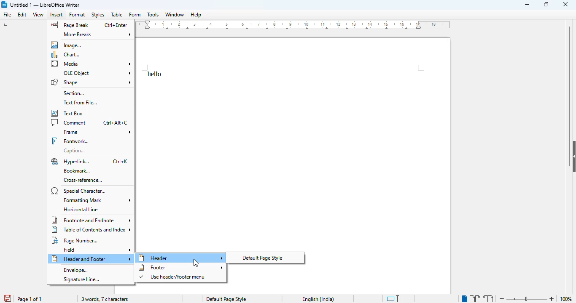  Describe the element at coordinates (92, 82) in the screenshot. I see `shape` at that location.